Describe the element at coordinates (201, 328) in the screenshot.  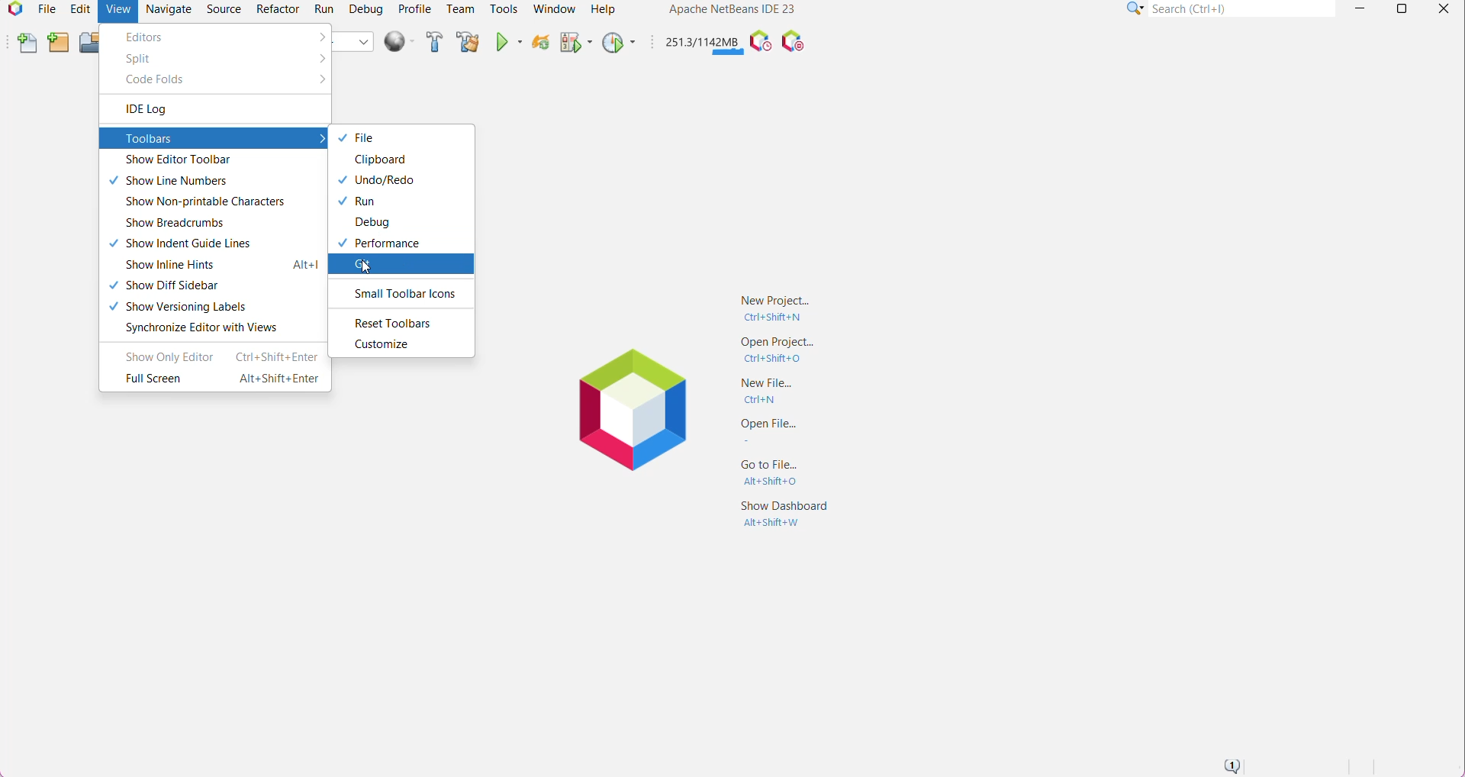
I see `Synchronize Editor with Views` at that location.